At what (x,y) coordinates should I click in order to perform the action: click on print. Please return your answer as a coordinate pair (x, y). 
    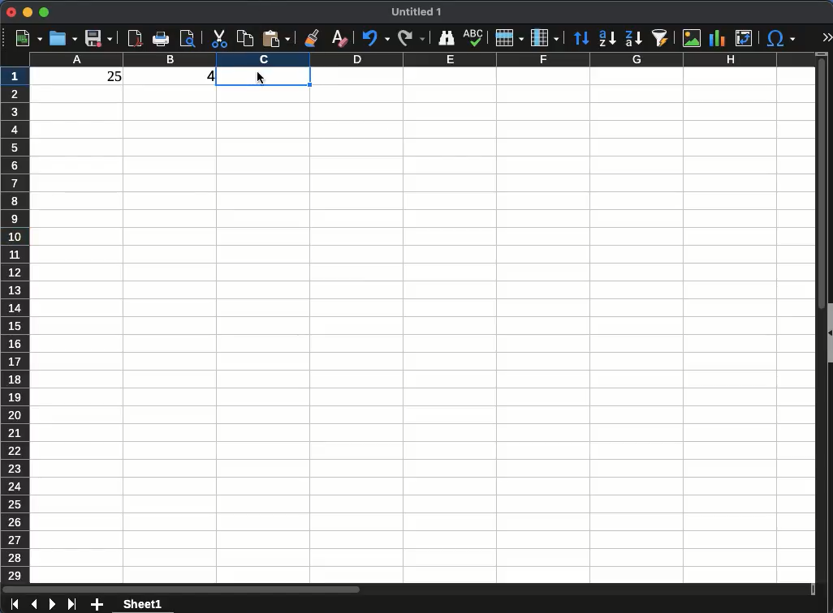
    Looking at the image, I should click on (162, 39).